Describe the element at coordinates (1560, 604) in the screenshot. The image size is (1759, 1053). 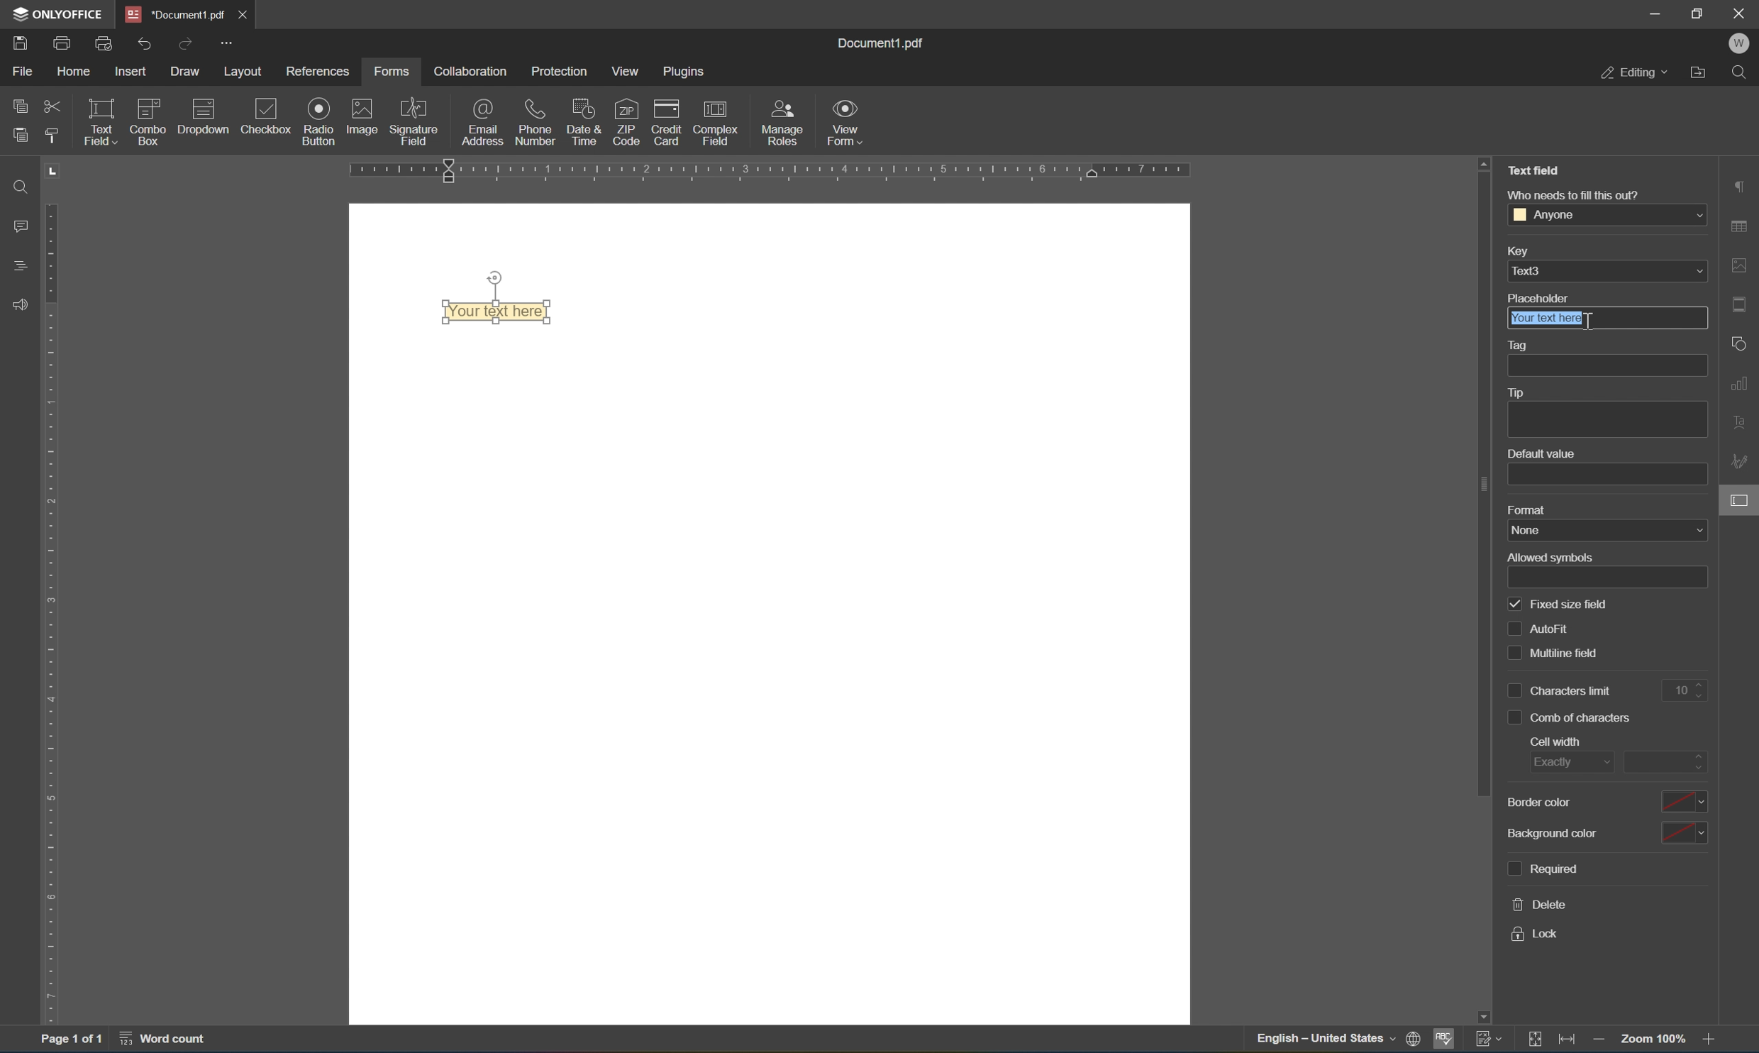
I see `fixed size field` at that location.